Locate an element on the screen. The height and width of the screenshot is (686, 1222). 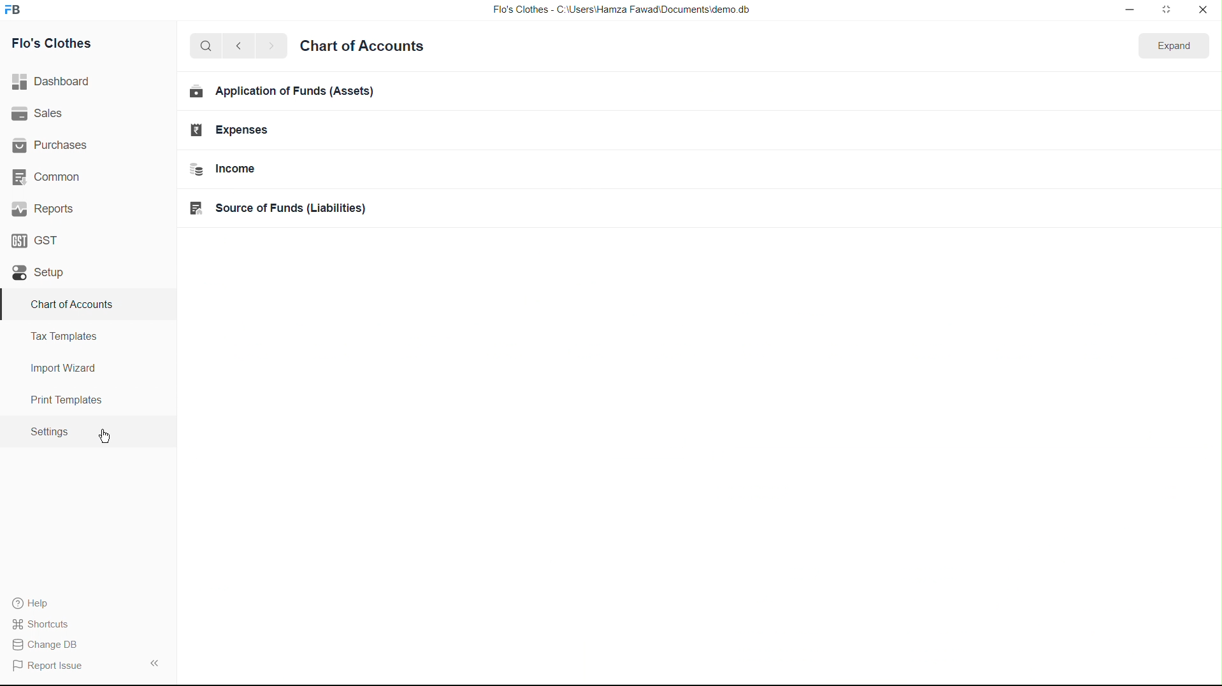
Help is located at coordinates (36, 603).